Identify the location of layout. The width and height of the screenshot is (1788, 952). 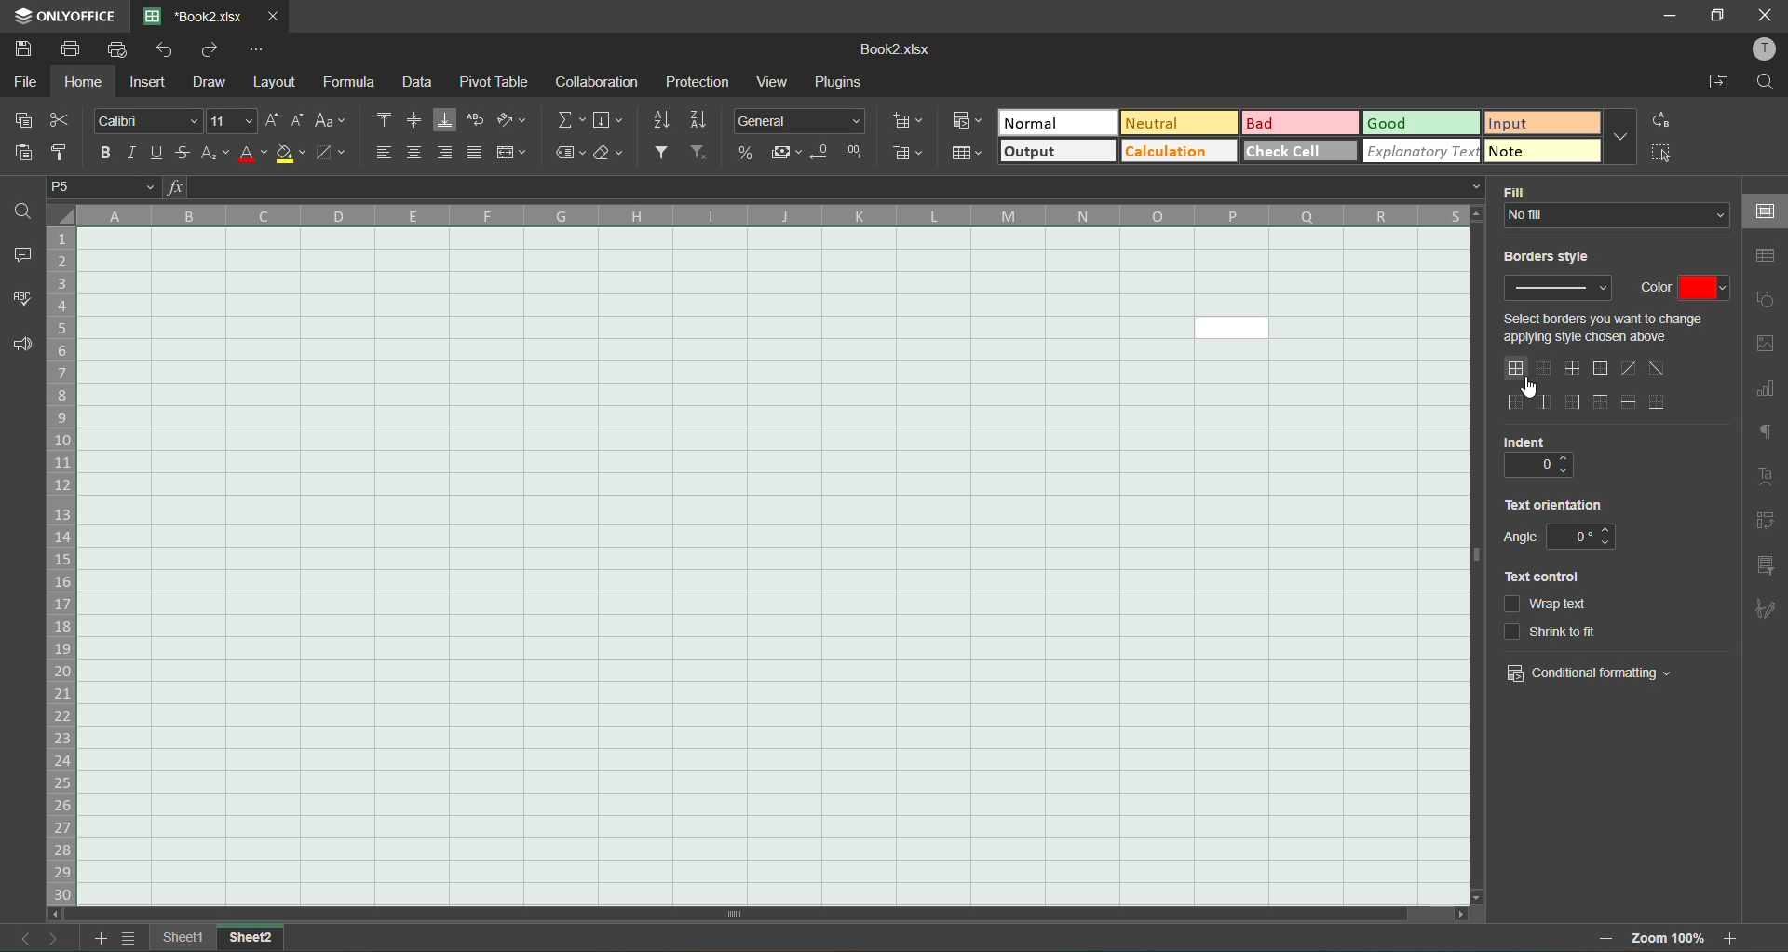
(274, 84).